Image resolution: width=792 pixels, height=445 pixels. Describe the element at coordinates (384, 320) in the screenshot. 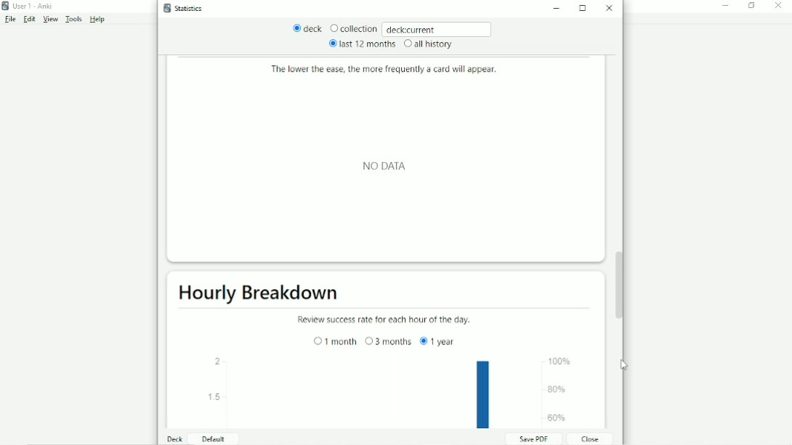

I see `Review success rate for each hour of the day. ` at that location.